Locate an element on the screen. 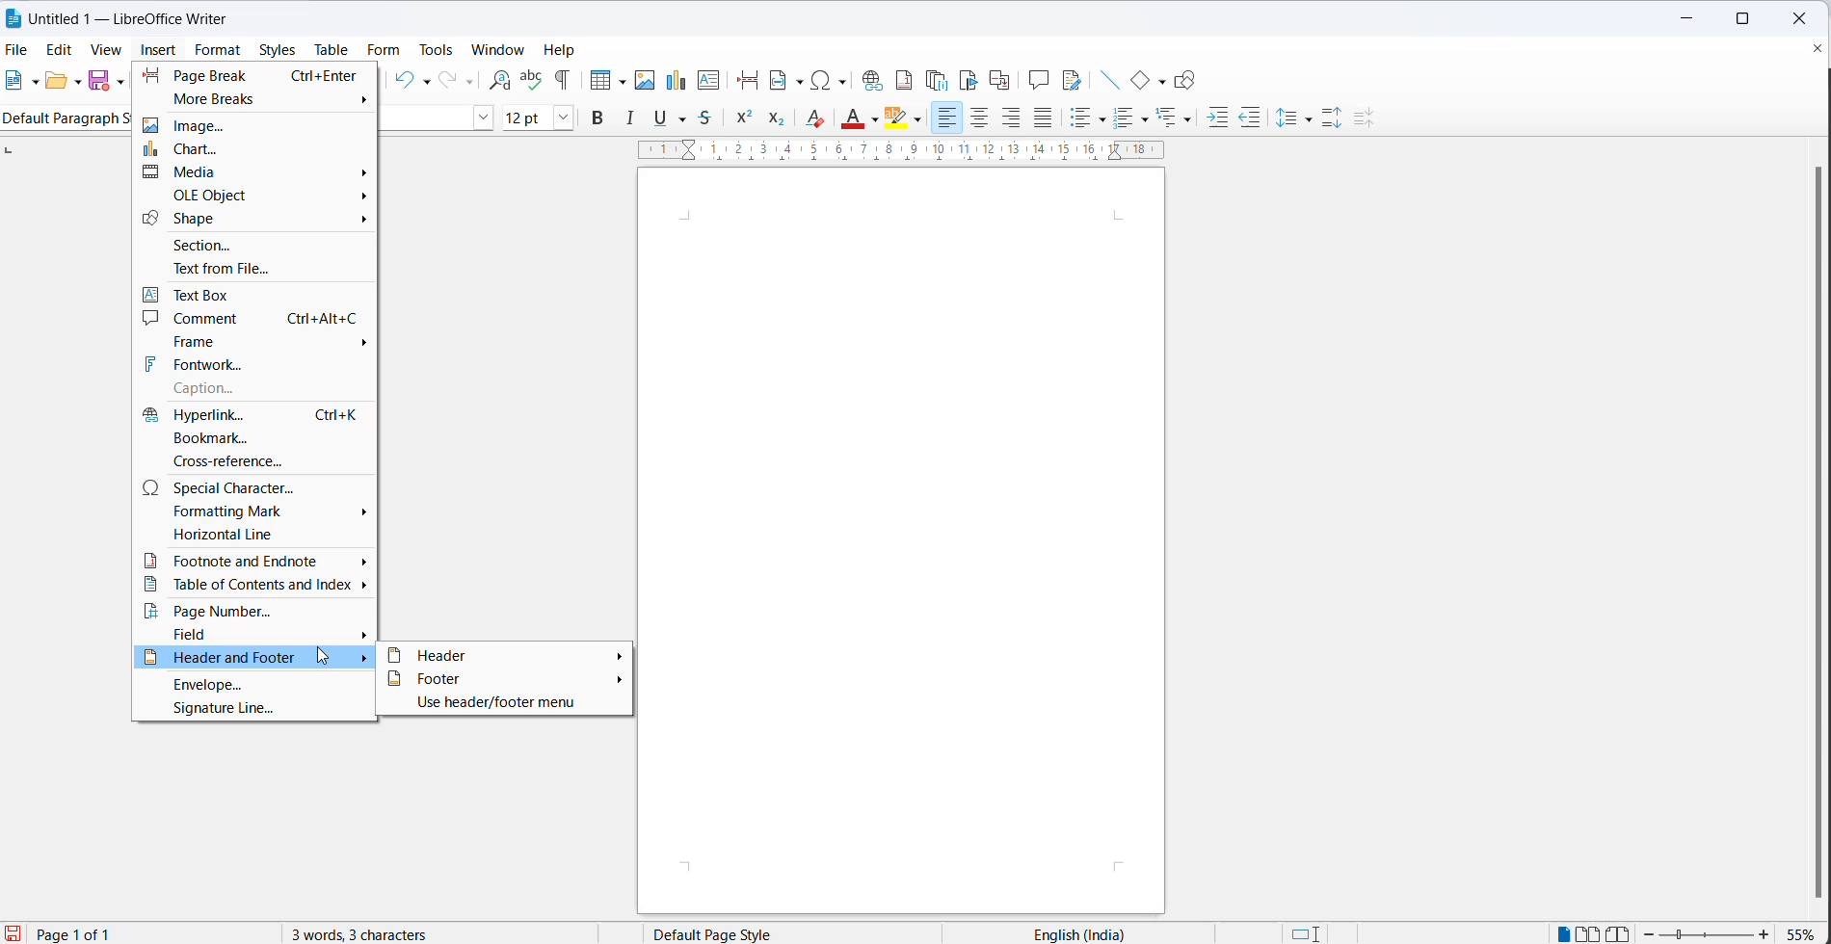 The height and width of the screenshot is (944, 1831). redo options is located at coordinates (467, 81).